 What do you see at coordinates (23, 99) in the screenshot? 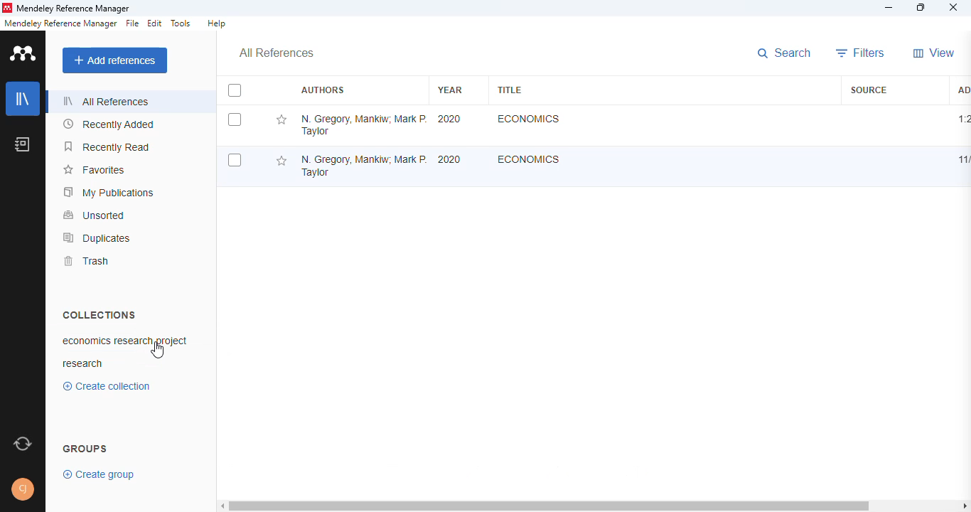
I see `library` at bounding box center [23, 99].